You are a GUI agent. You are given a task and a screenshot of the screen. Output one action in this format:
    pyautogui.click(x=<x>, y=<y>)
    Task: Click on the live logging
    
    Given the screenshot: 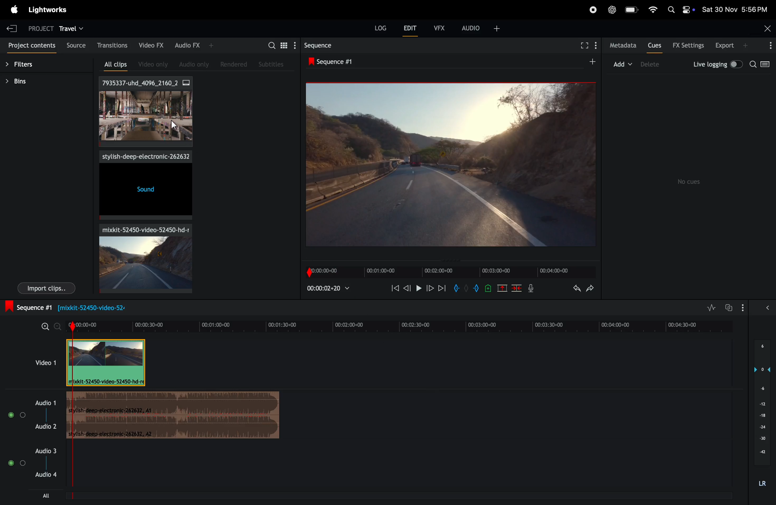 What is the action you would take?
    pyautogui.click(x=716, y=64)
    